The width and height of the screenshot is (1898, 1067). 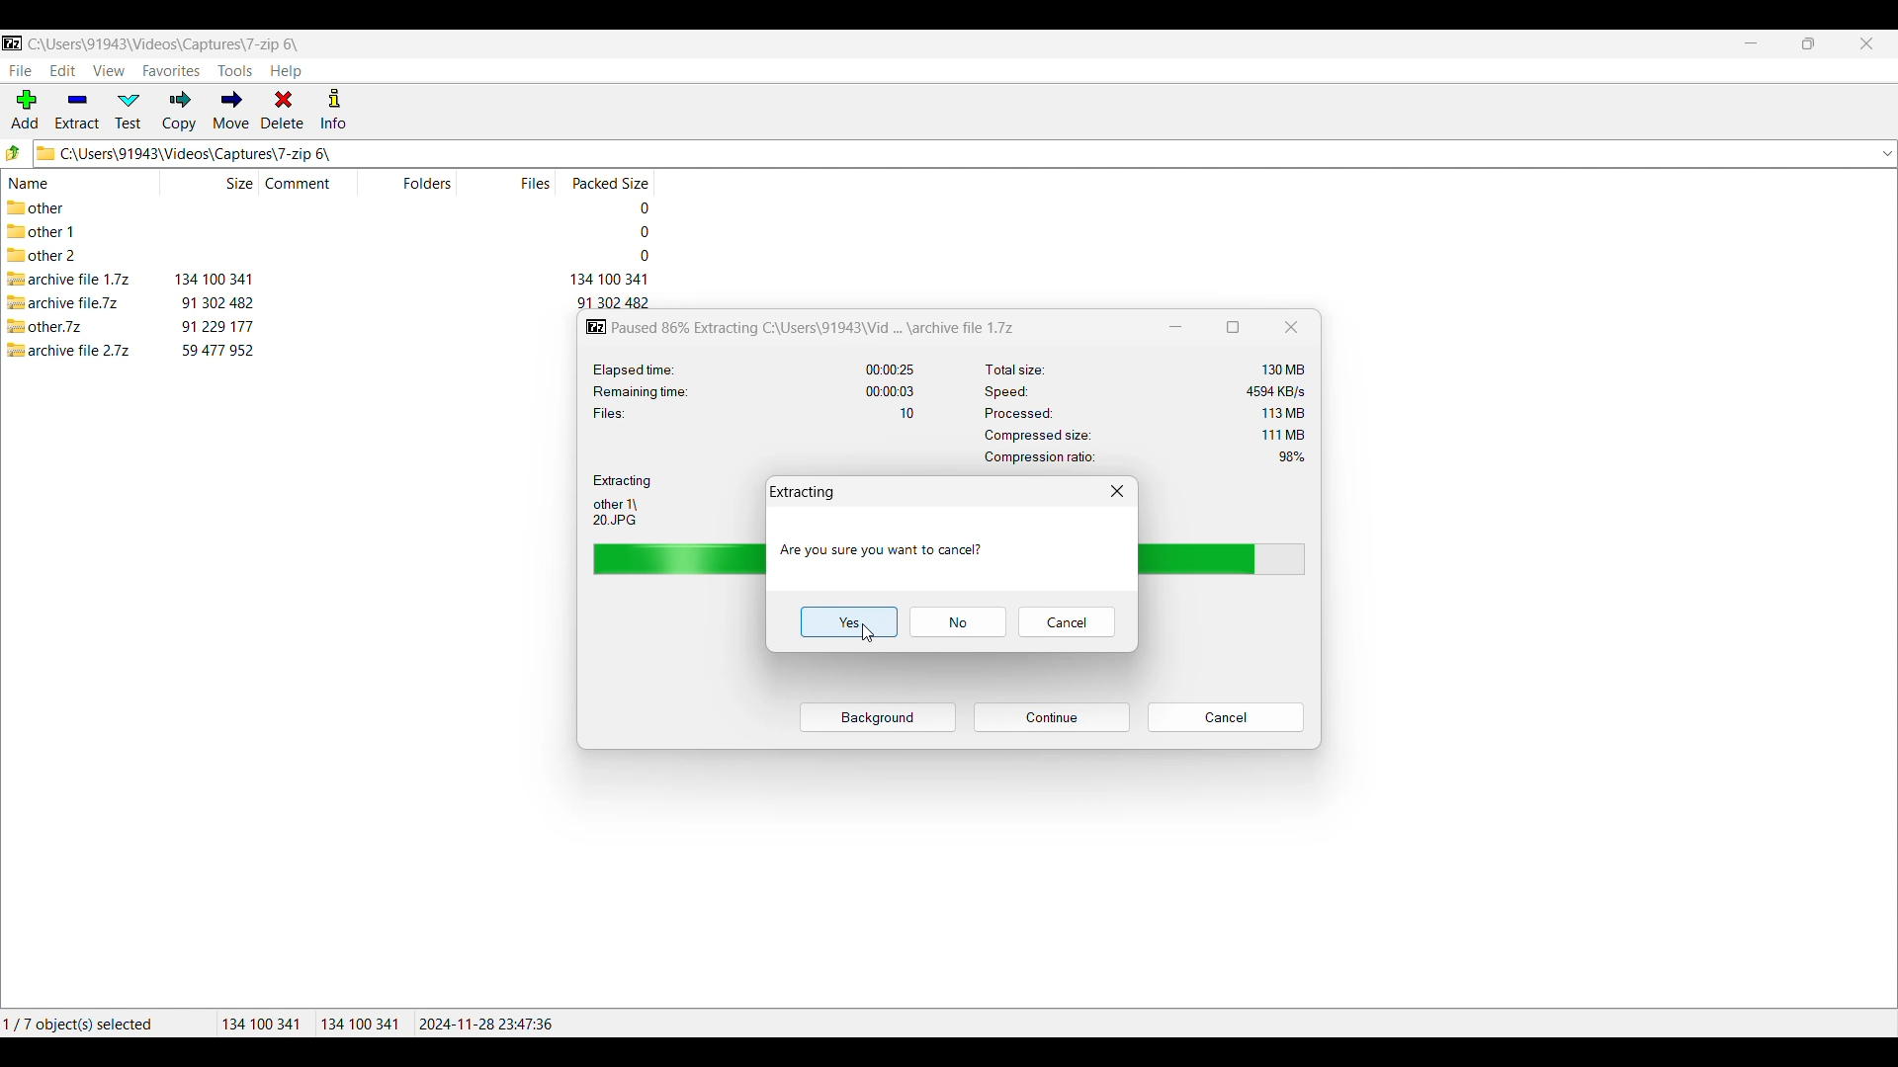 I want to click on packed size, so click(x=633, y=206).